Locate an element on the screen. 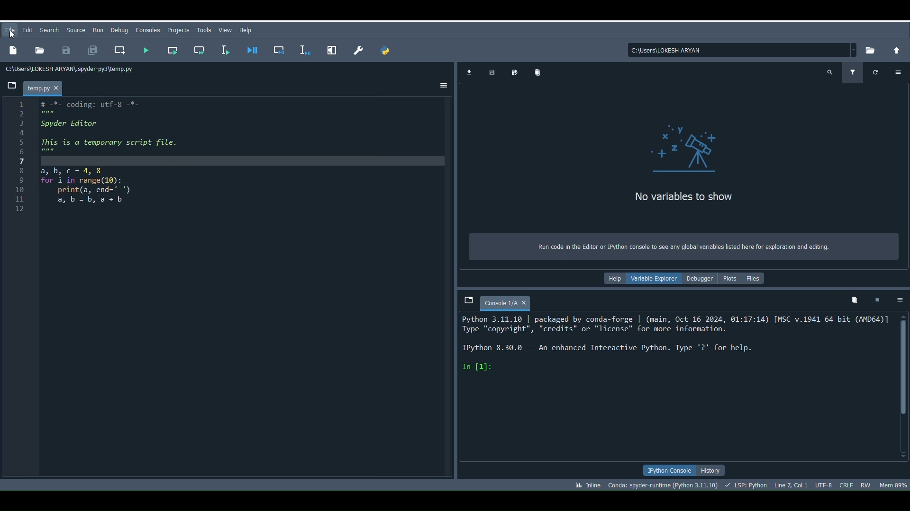 Image resolution: width=910 pixels, height=511 pixels. Help is located at coordinates (611, 279).